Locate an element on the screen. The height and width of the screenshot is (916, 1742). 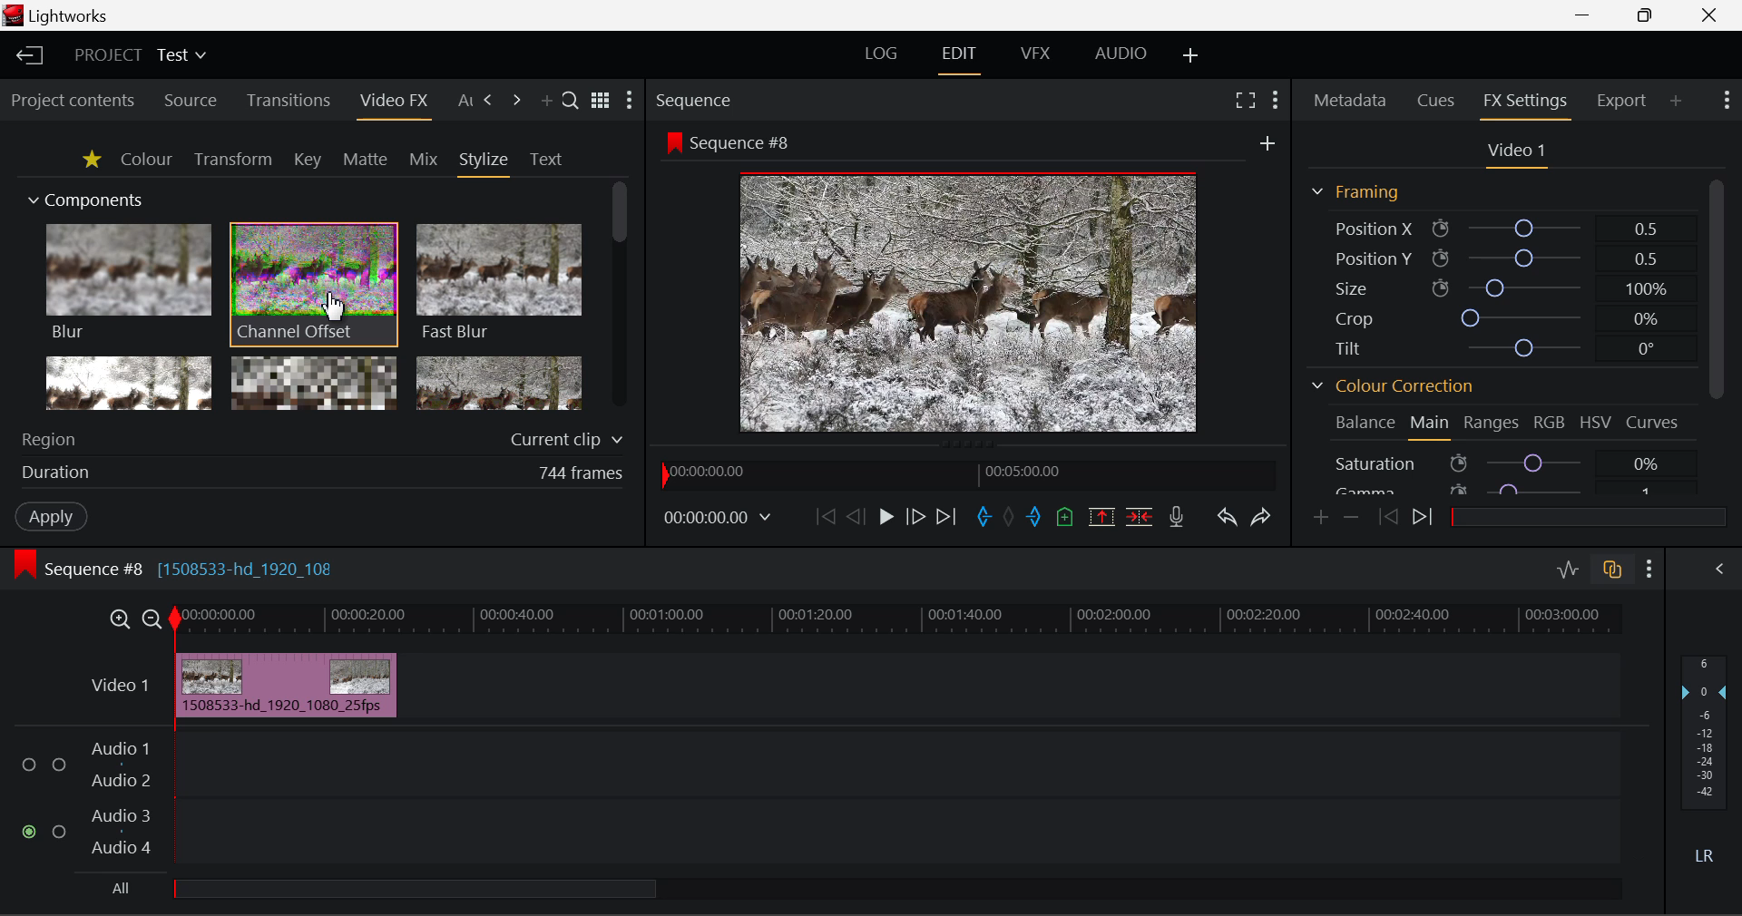
Mosaic is located at coordinates (314, 382).